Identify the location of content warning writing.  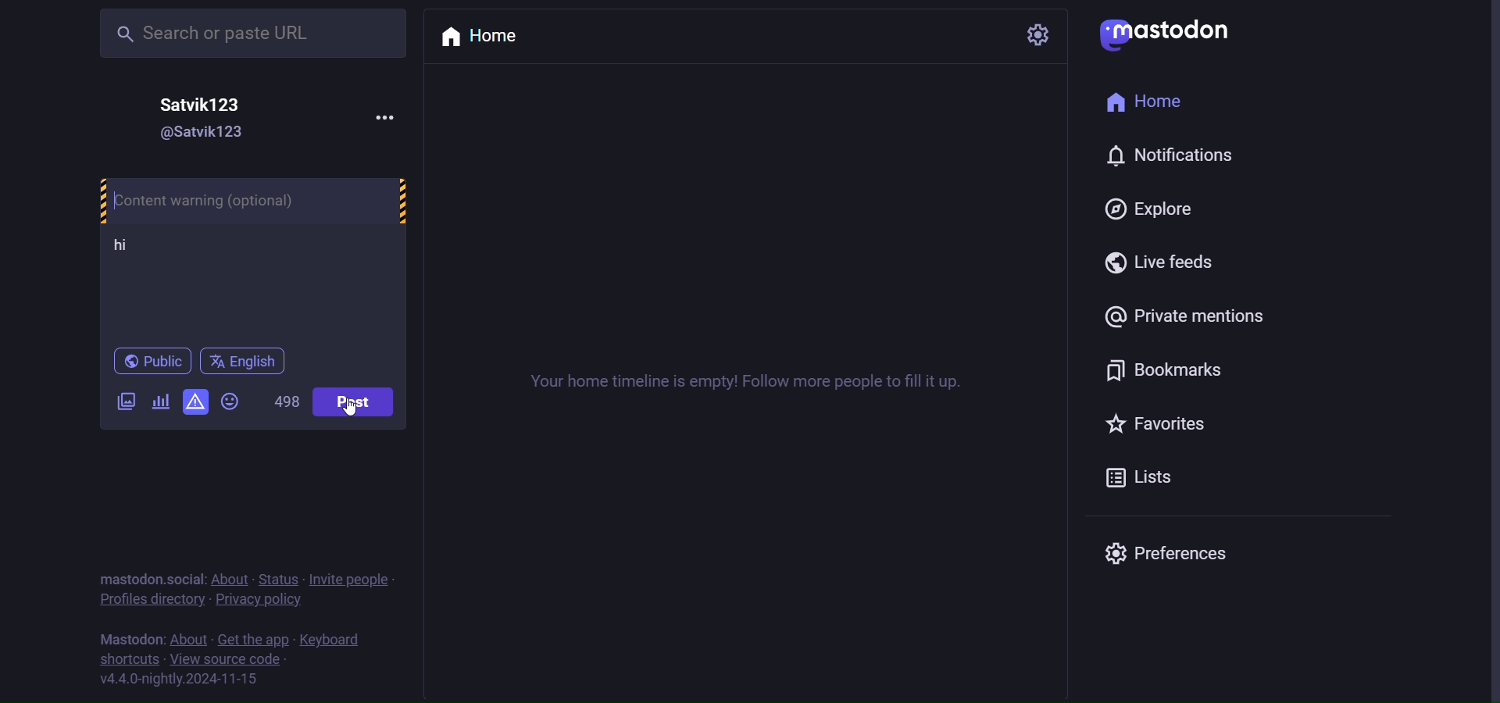
(252, 200).